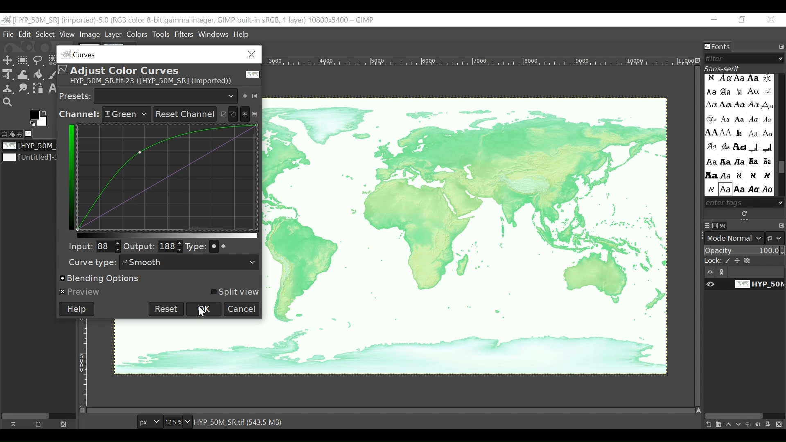  What do you see at coordinates (156, 54) in the screenshot?
I see `Curves` at bounding box center [156, 54].